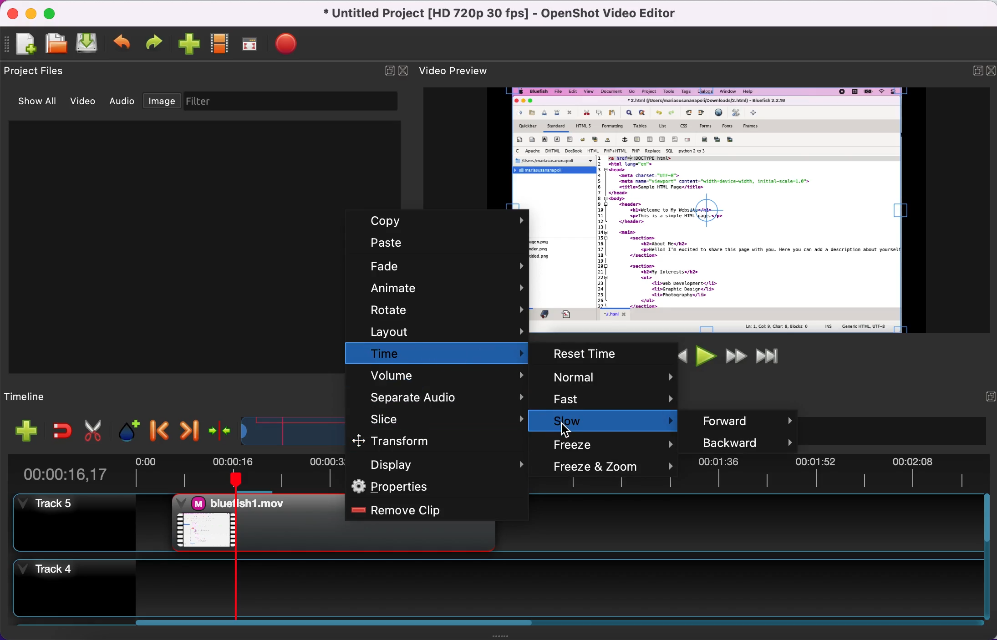  Describe the element at coordinates (439, 265) in the screenshot. I see `fade` at that location.